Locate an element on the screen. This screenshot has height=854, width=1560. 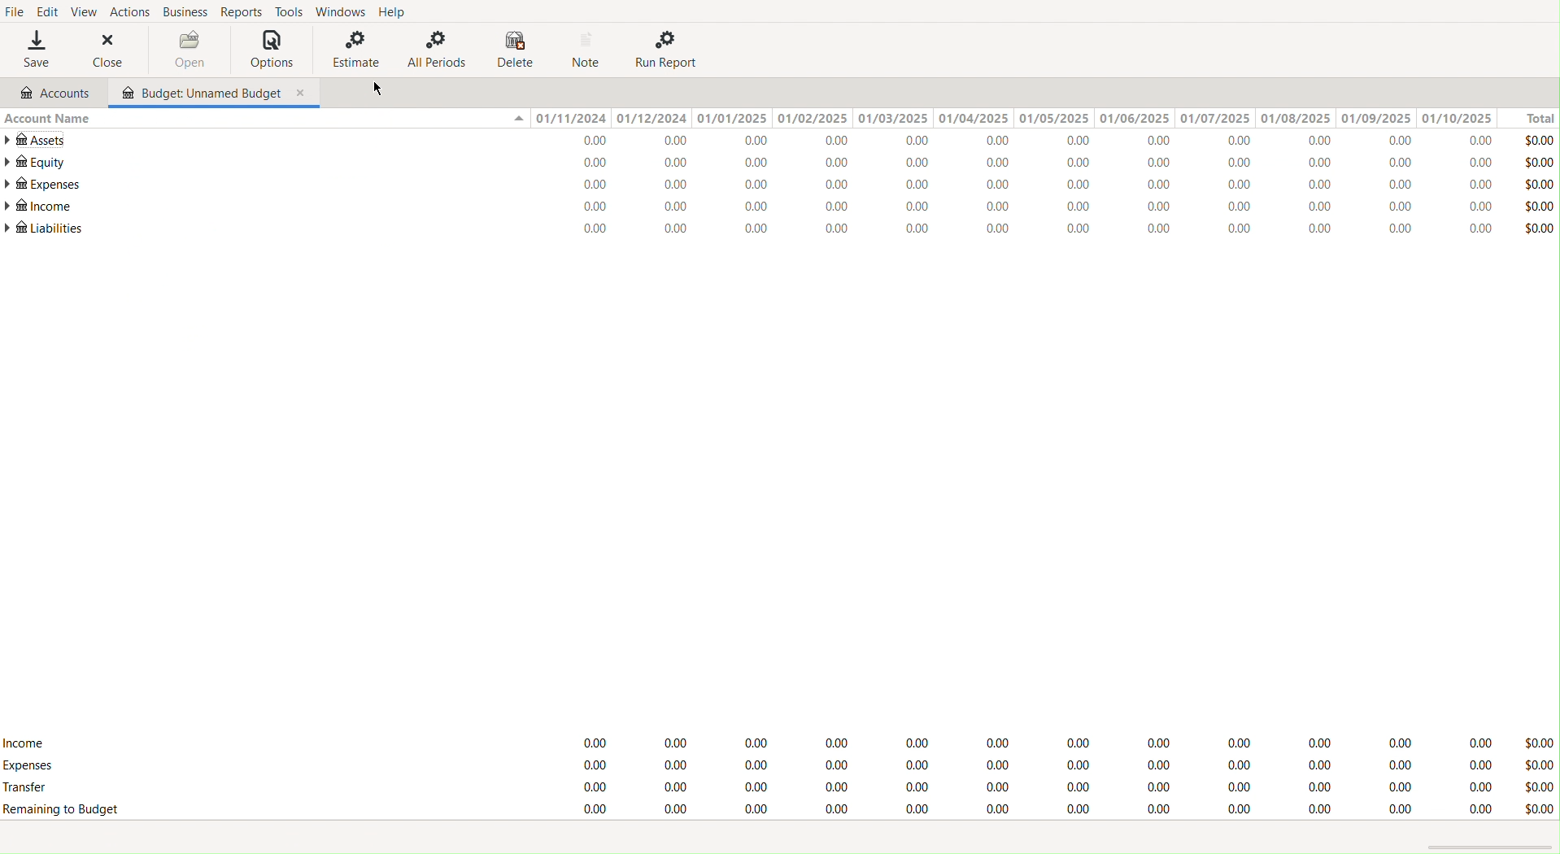
Liabilities is located at coordinates (43, 230).